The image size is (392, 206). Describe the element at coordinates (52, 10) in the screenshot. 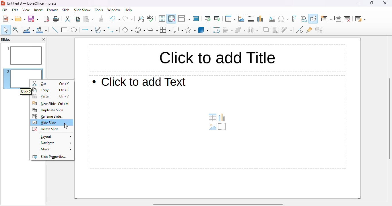

I see `format` at that location.